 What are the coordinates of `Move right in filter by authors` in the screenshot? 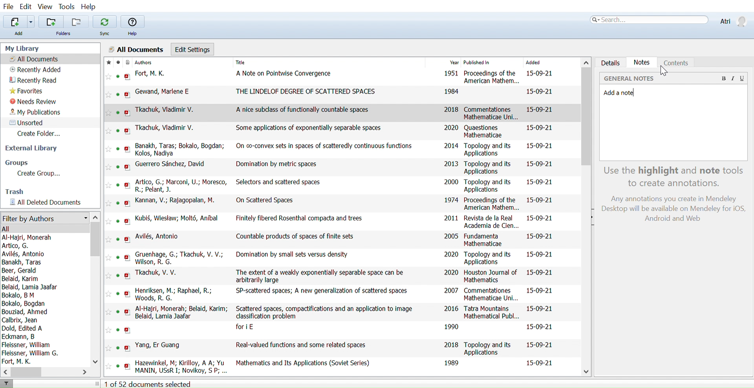 It's located at (87, 372).